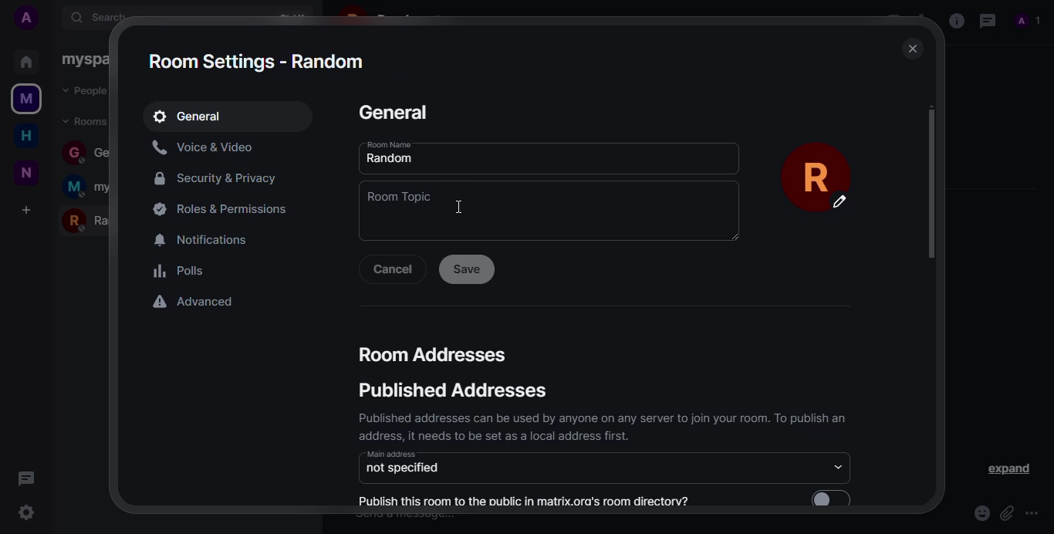 This screenshot has width=1054, height=534. Describe the element at coordinates (27, 209) in the screenshot. I see `add` at that location.